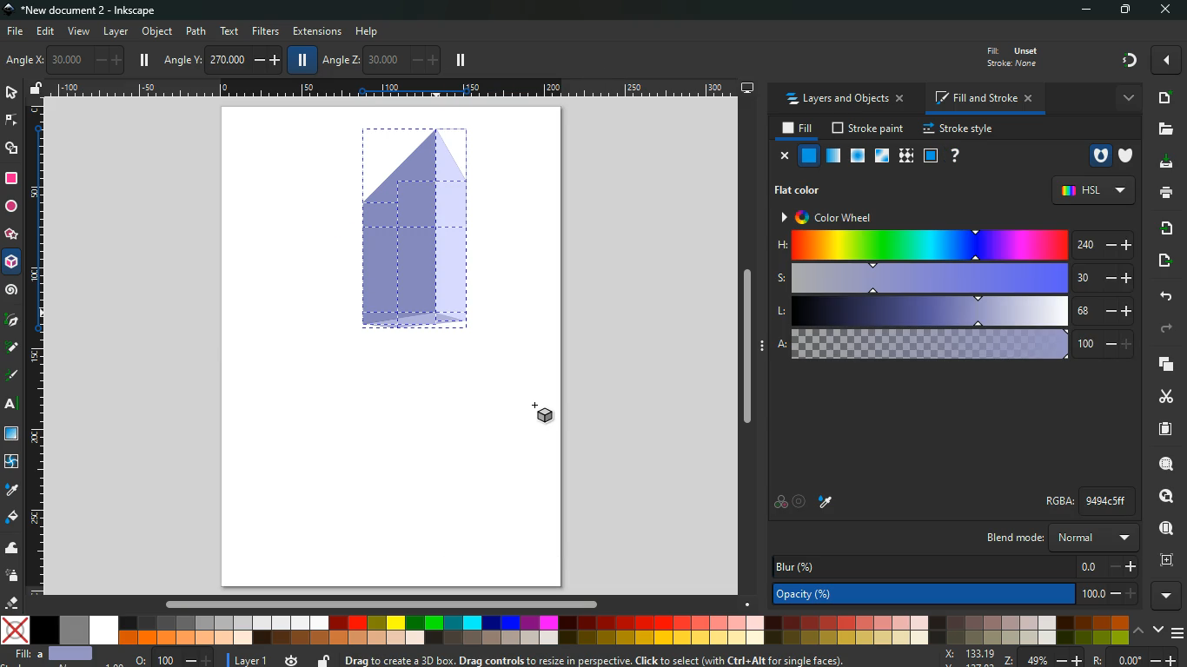 The width and height of the screenshot is (1187, 667). I want to click on more, so click(1169, 597).